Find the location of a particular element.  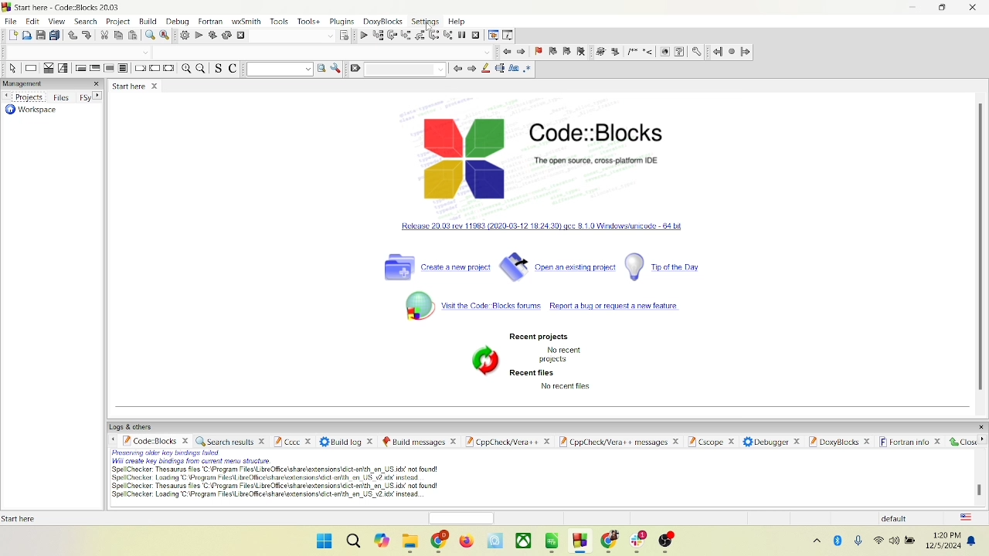

text is located at coordinates (22, 517).